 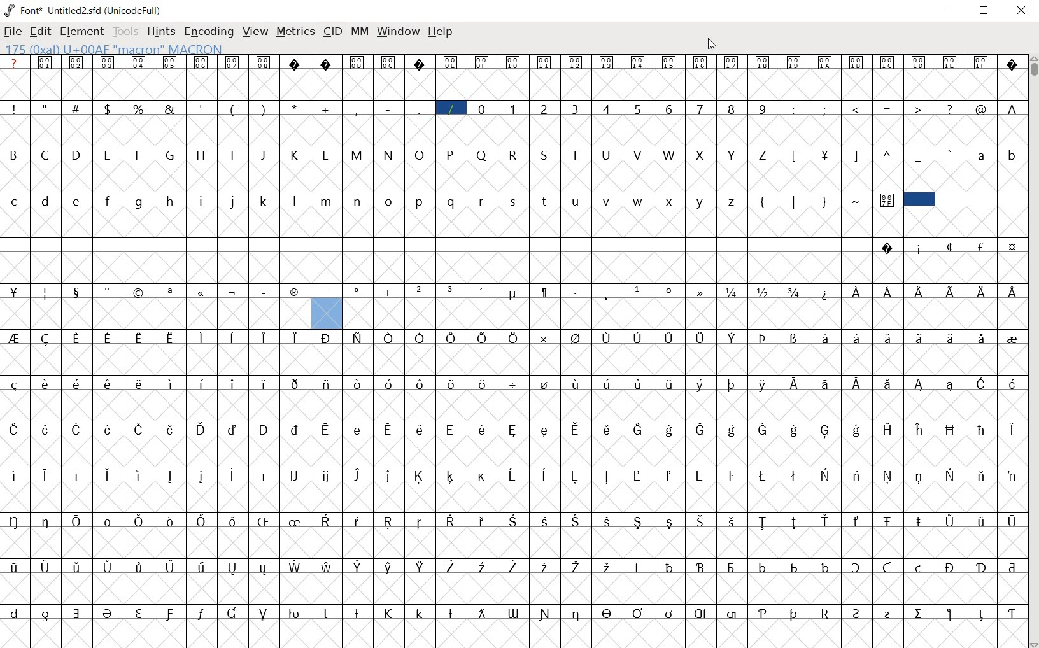 What do you see at coordinates (607, 293) in the screenshot?
I see `Symbol` at bounding box center [607, 293].